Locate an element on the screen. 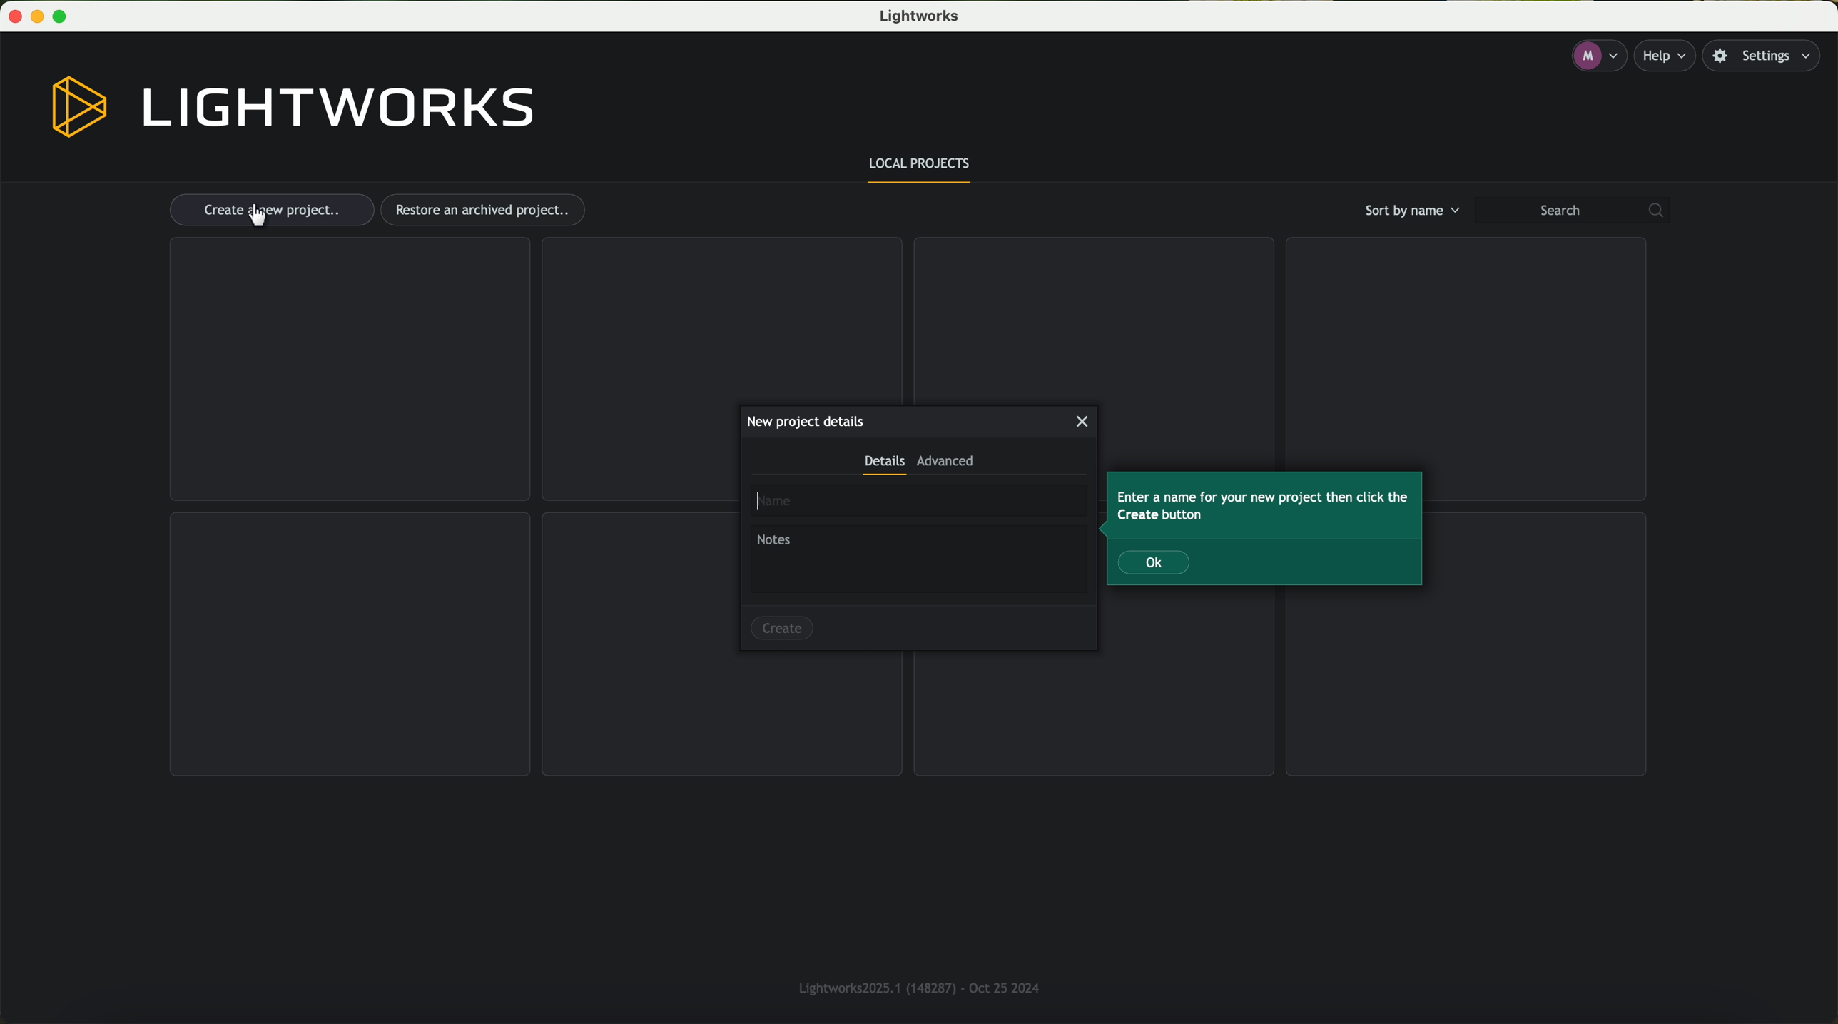  OK button is located at coordinates (1155, 562).